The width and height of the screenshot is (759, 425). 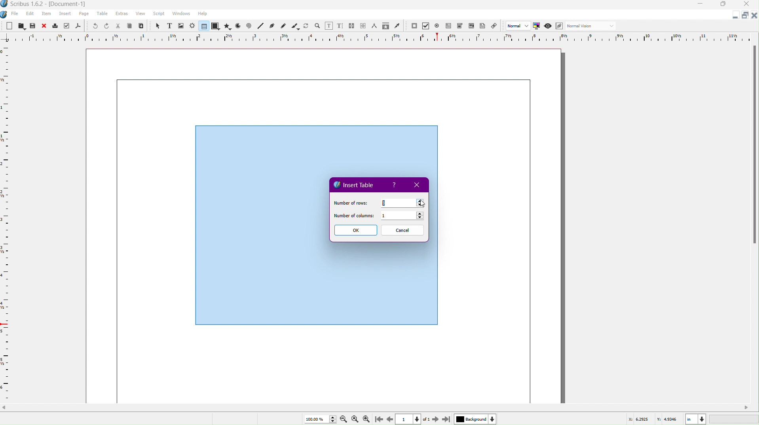 I want to click on New, so click(x=10, y=25).